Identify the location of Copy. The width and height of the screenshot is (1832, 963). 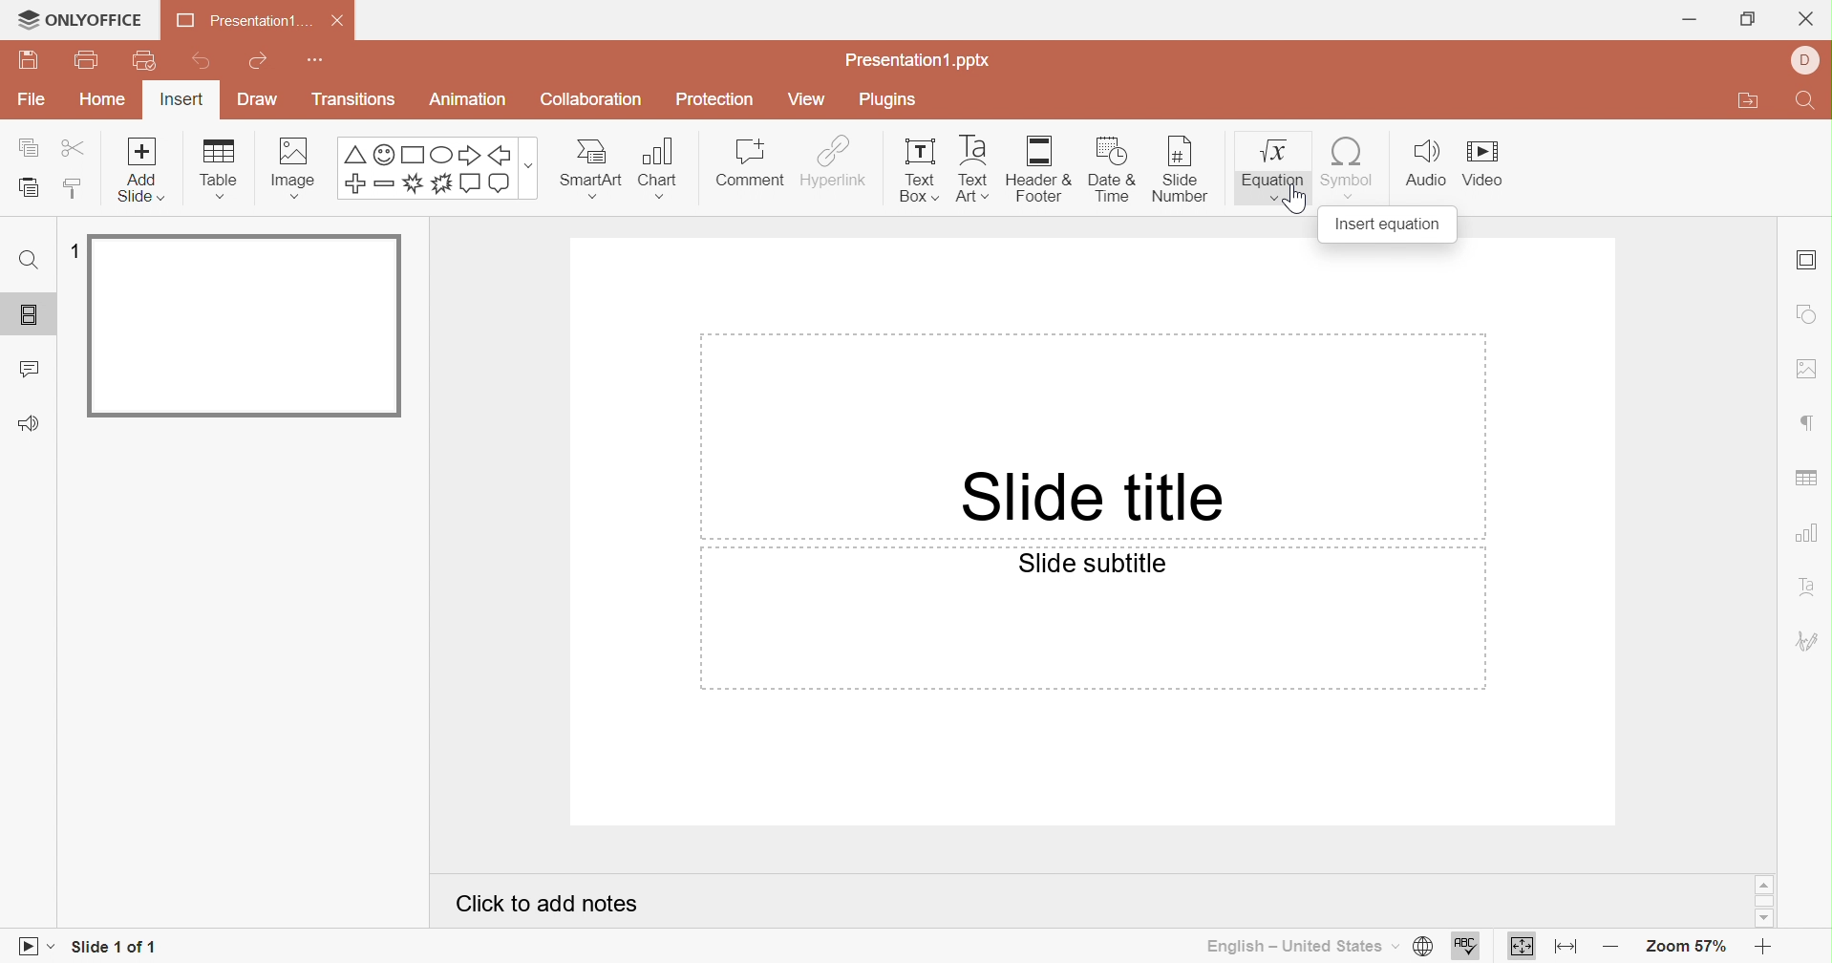
(31, 146).